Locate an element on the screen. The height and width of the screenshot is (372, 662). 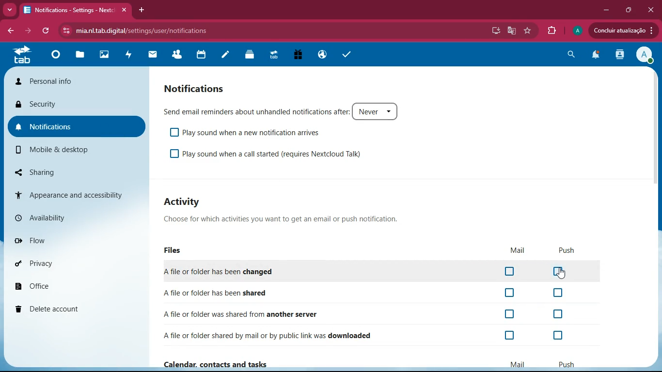
friends is located at coordinates (177, 54).